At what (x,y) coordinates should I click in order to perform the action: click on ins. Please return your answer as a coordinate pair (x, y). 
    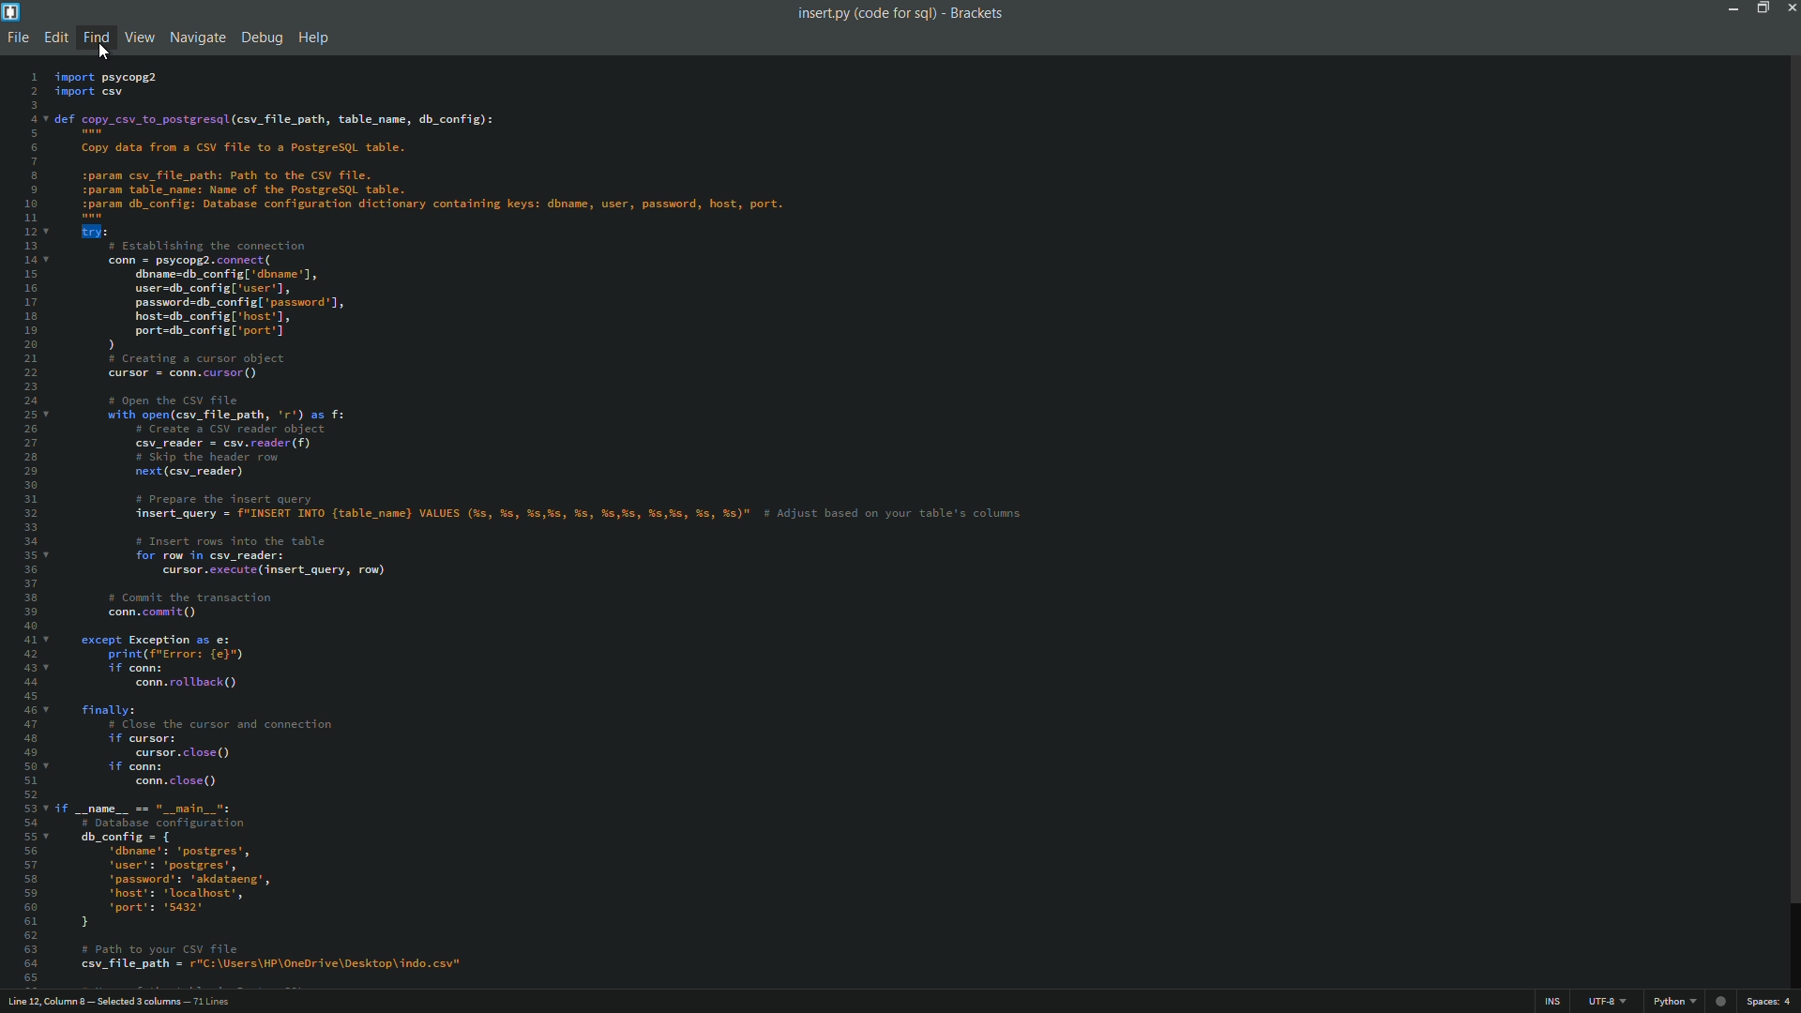
    Looking at the image, I should click on (1556, 1005).